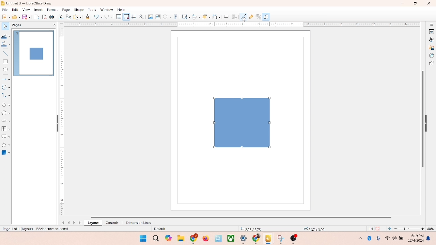 The height and width of the screenshot is (245, 436). Describe the element at coordinates (134, 17) in the screenshot. I see `helplines` at that location.